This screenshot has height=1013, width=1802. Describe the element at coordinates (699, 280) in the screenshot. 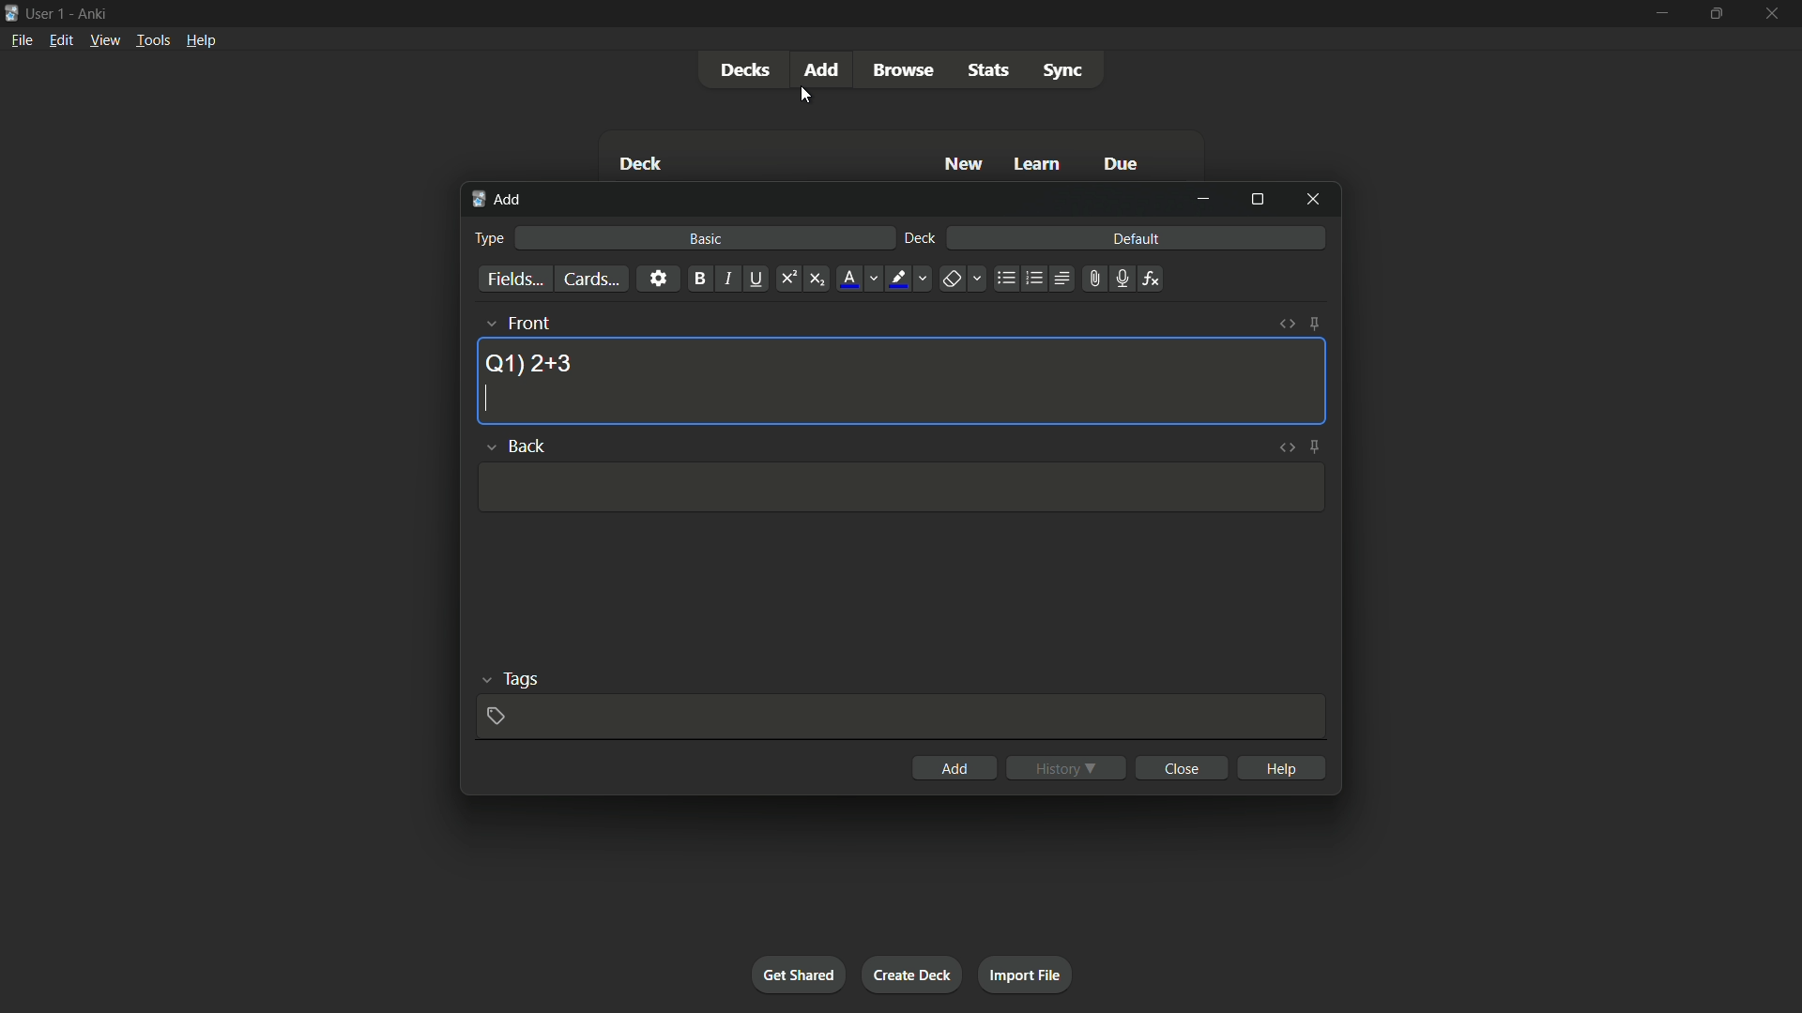

I see `bold` at that location.